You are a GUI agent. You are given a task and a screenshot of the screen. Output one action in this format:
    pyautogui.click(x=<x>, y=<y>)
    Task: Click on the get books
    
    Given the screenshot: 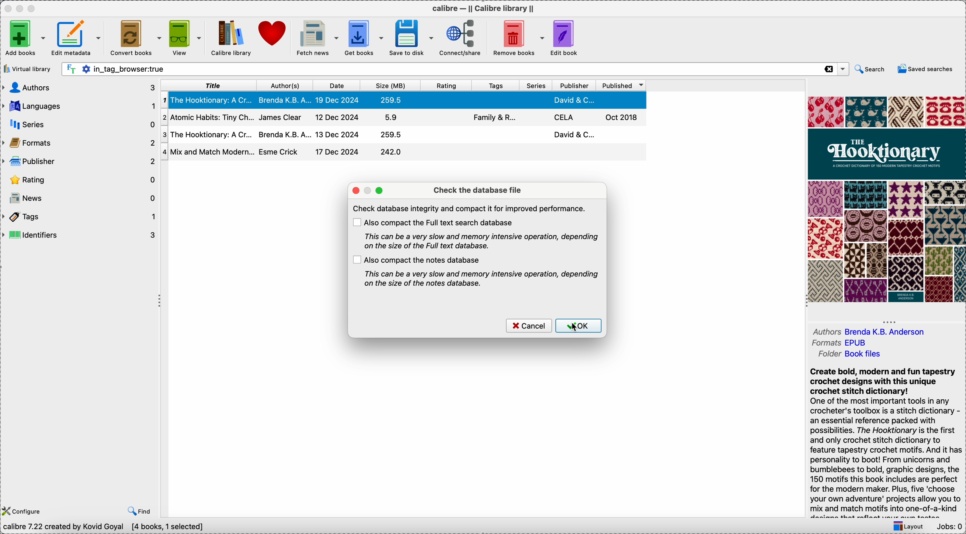 What is the action you would take?
    pyautogui.click(x=364, y=37)
    